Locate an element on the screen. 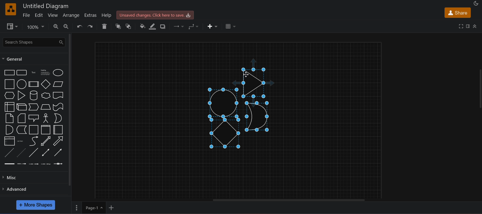 This screenshot has width=482, height=214. callout is located at coordinates (33, 118).